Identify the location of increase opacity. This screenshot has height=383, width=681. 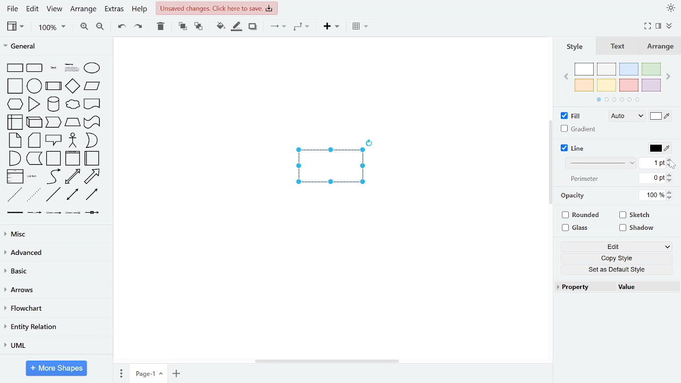
(670, 193).